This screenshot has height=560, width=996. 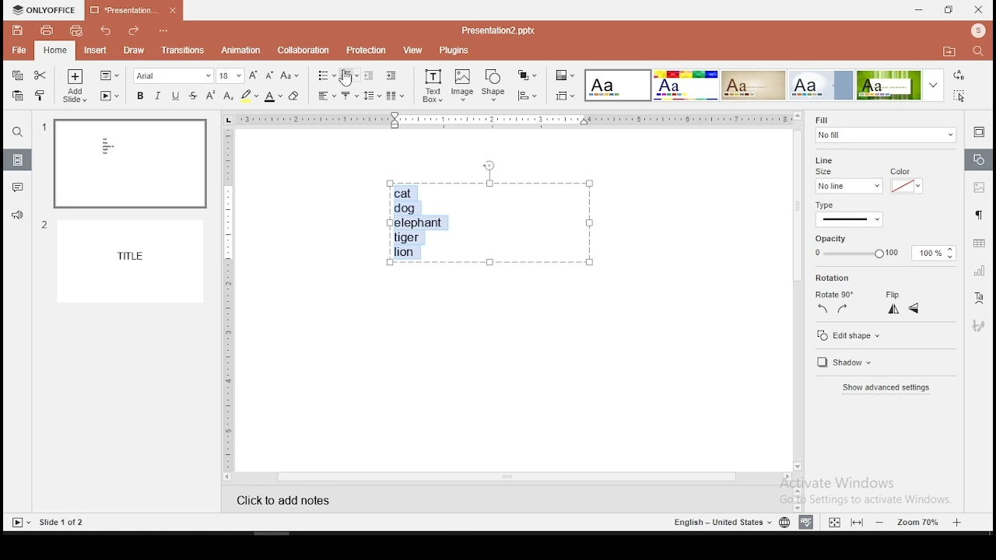 I want to click on animation, so click(x=240, y=50).